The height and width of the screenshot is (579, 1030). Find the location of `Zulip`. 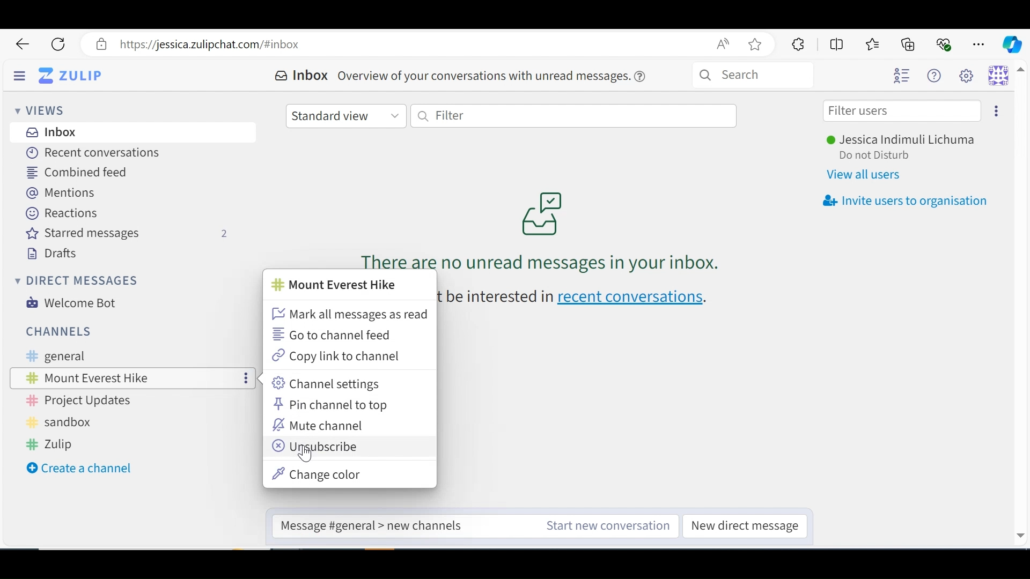

Zulip is located at coordinates (54, 443).